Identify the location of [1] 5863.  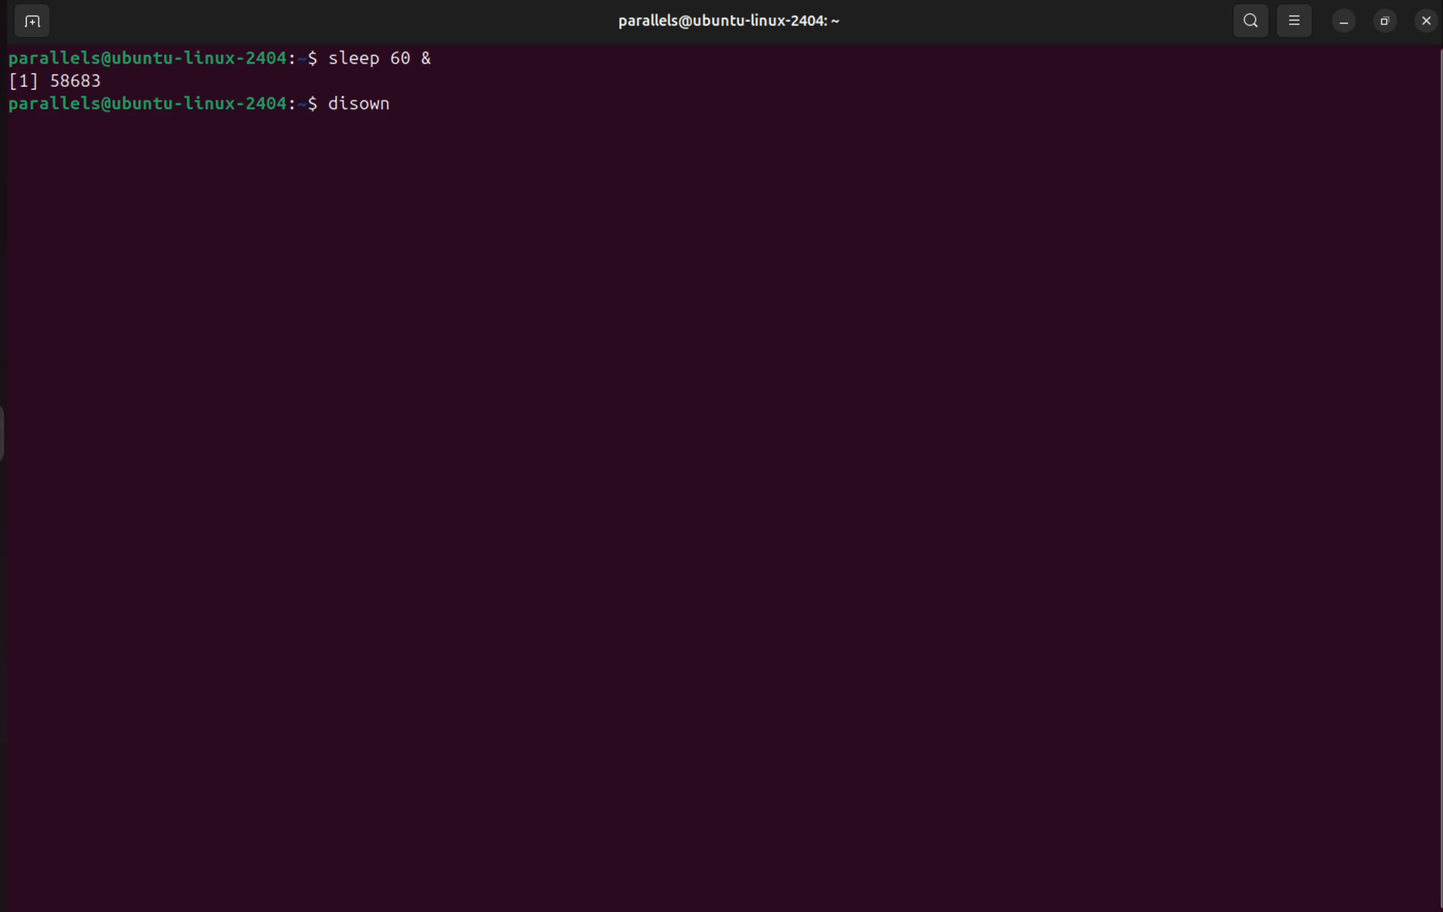
(55, 81).